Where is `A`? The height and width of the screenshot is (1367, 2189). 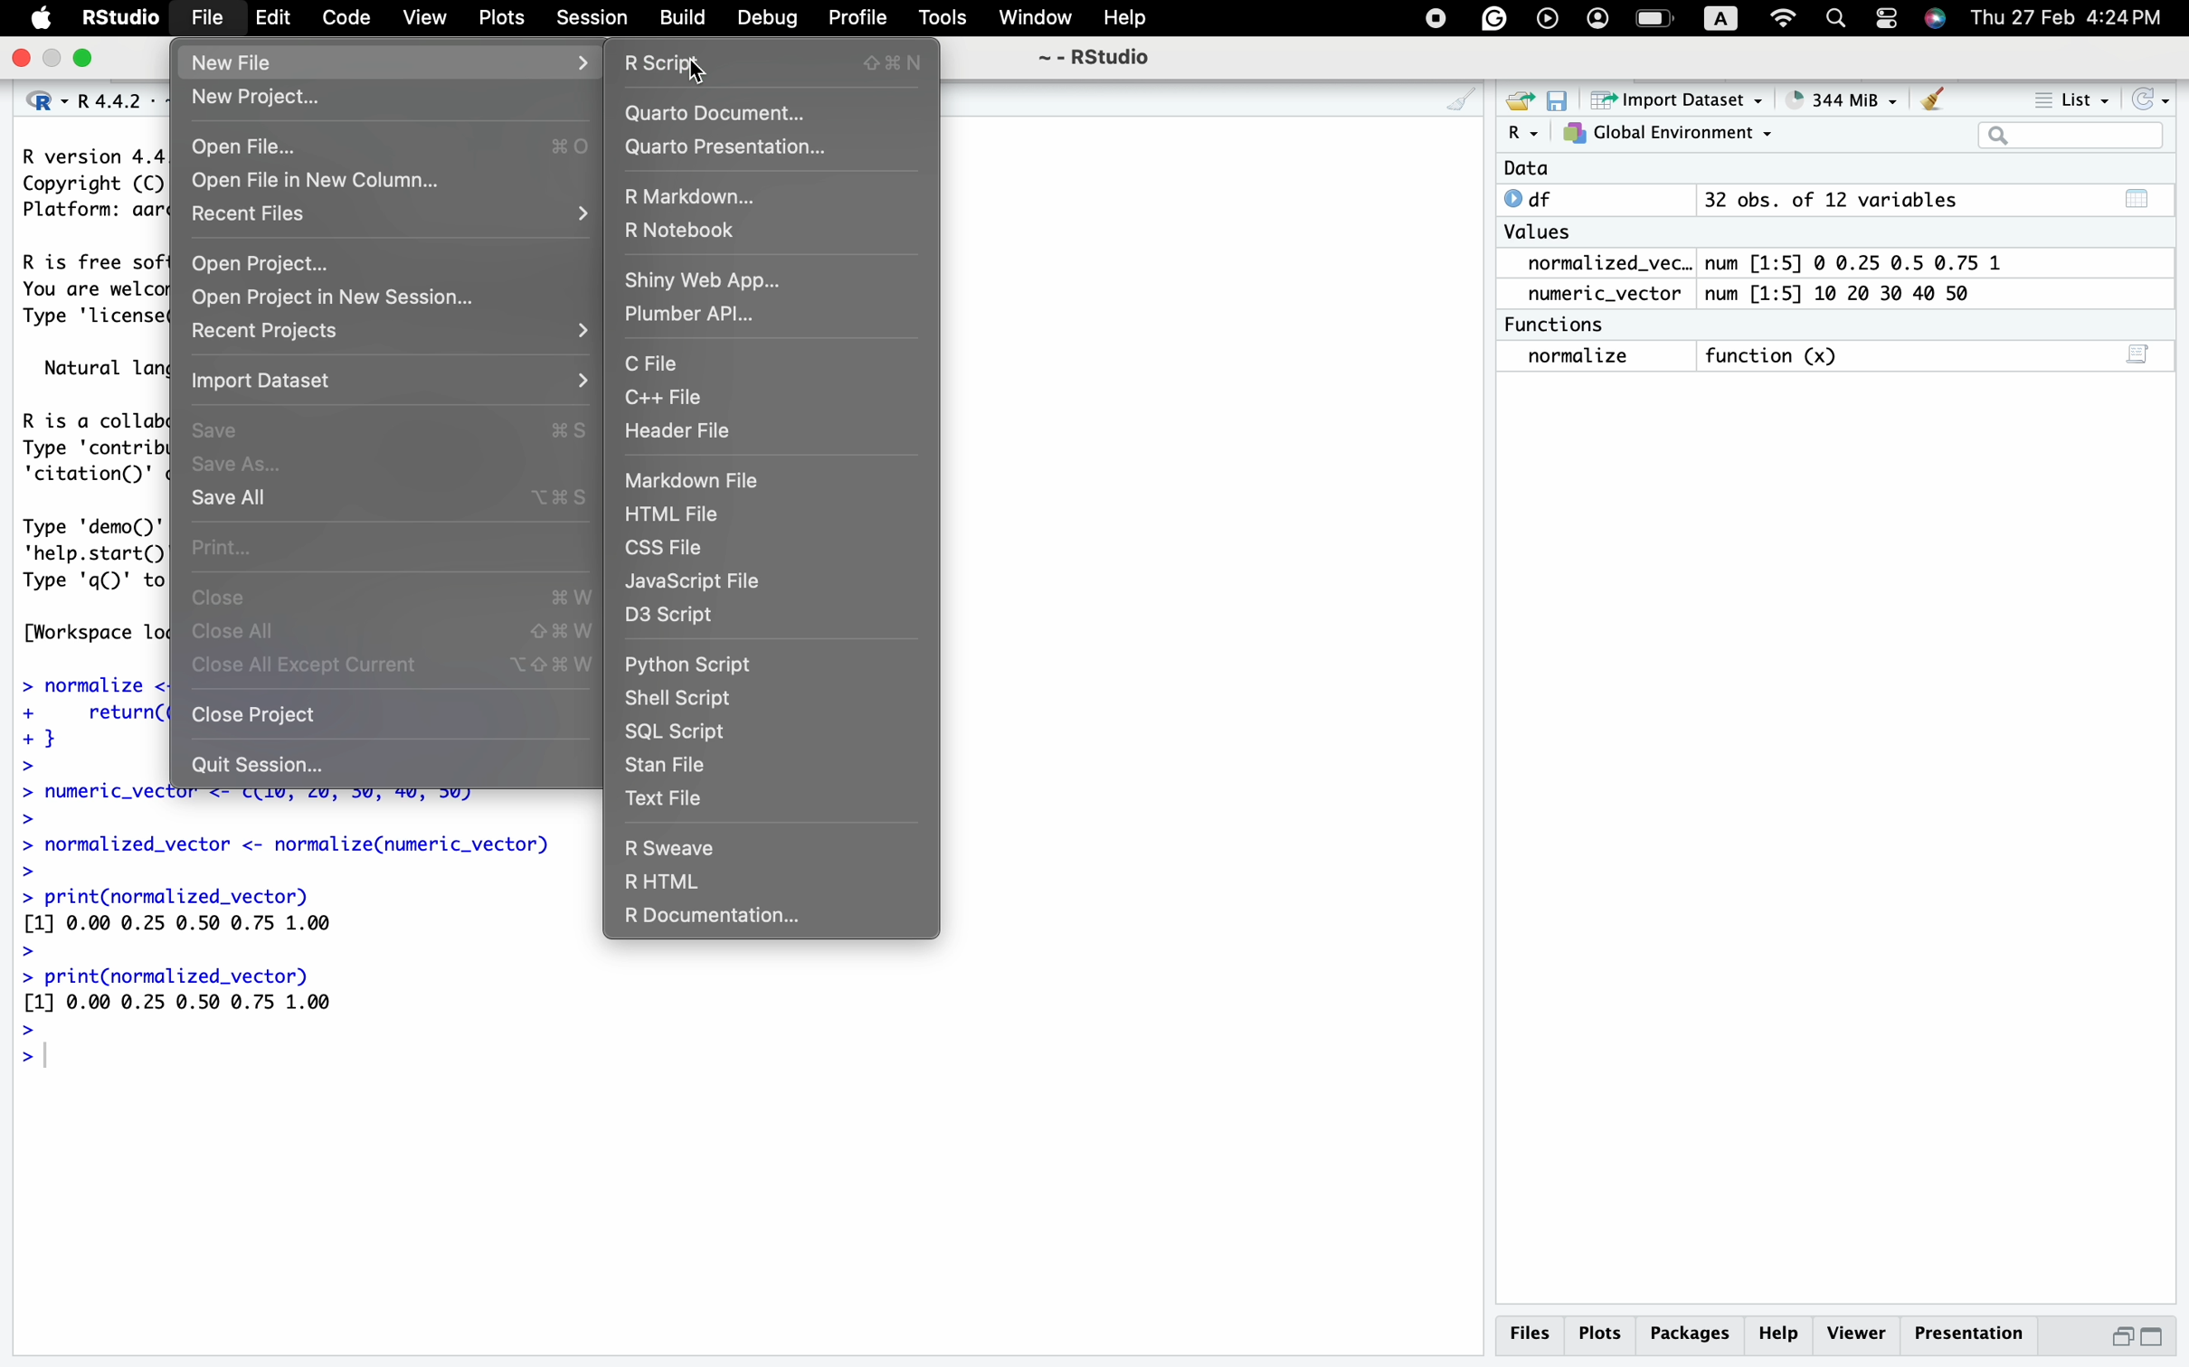
A is located at coordinates (1728, 16).